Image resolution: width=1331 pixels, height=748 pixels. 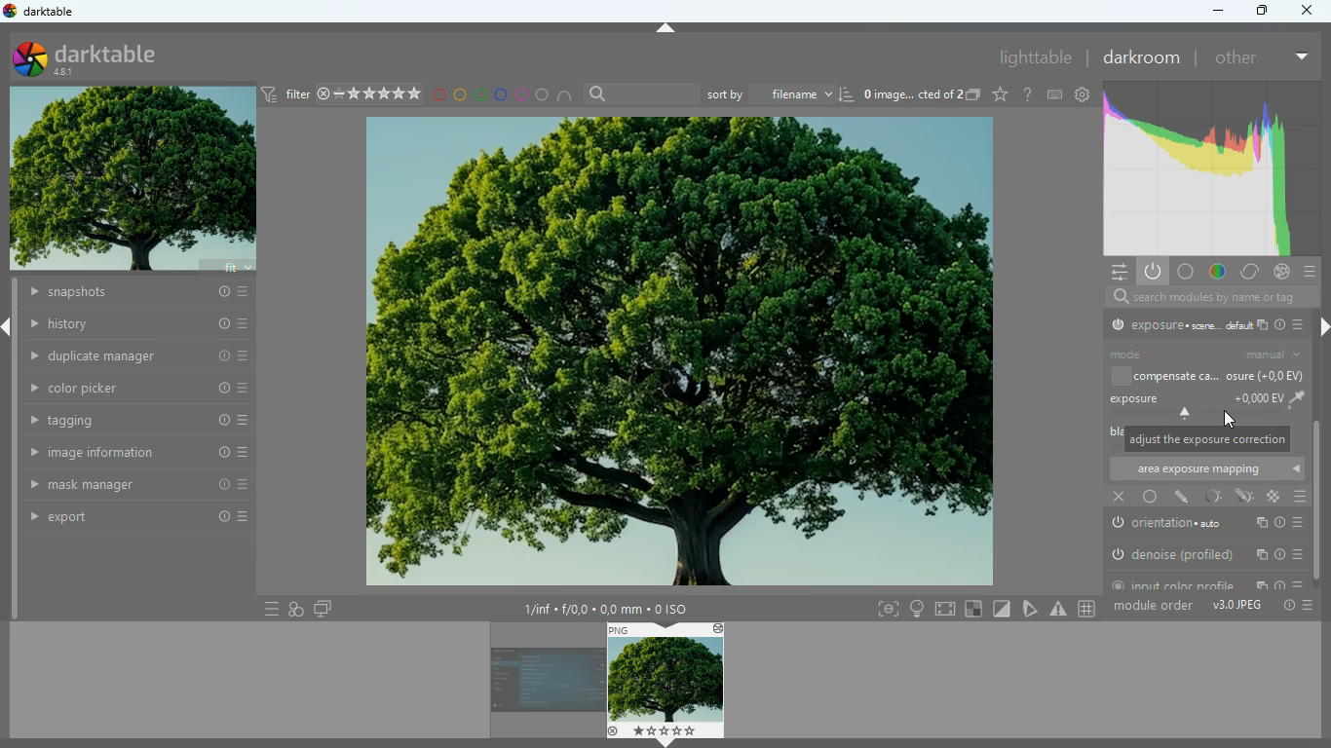 What do you see at coordinates (1284, 605) in the screenshot?
I see `info` at bounding box center [1284, 605].